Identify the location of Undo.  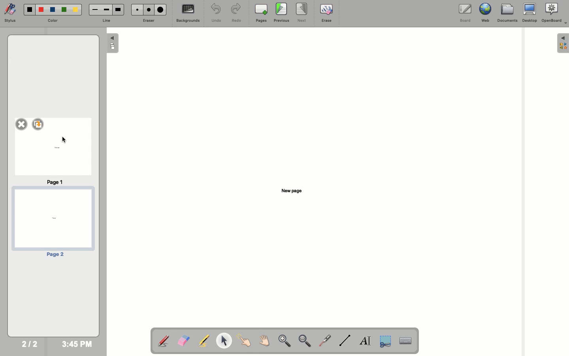
(217, 13).